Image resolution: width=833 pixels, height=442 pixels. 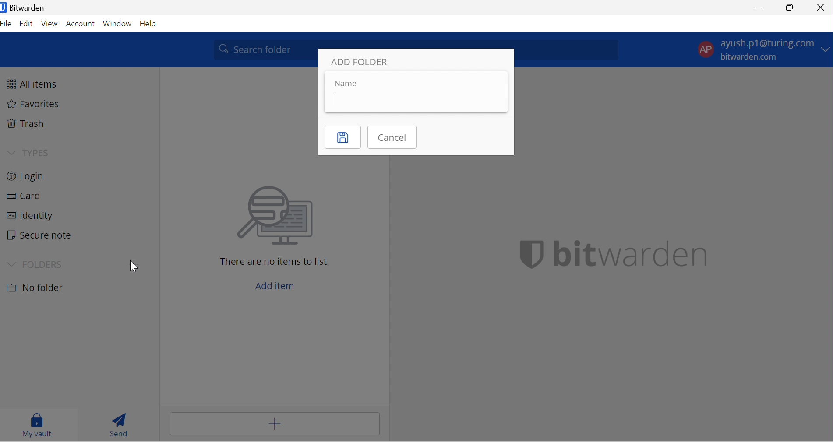 What do you see at coordinates (25, 9) in the screenshot?
I see `Bitwarden` at bounding box center [25, 9].